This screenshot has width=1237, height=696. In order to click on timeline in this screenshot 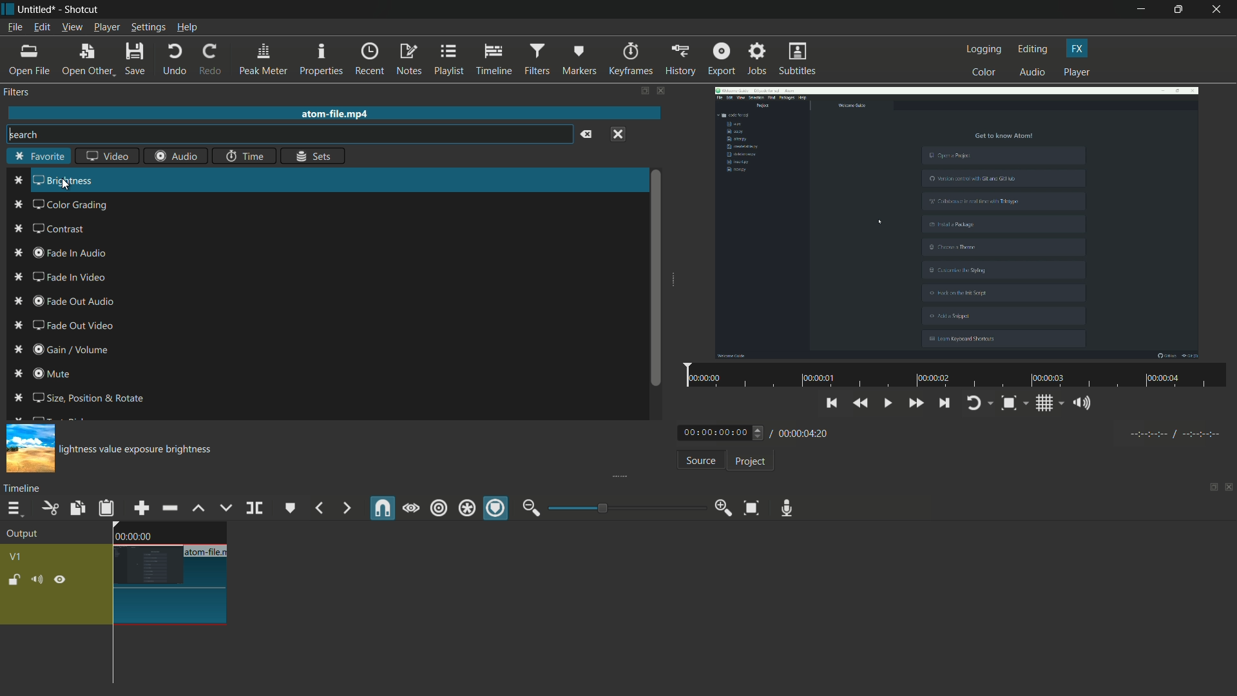, I will do `click(24, 488)`.